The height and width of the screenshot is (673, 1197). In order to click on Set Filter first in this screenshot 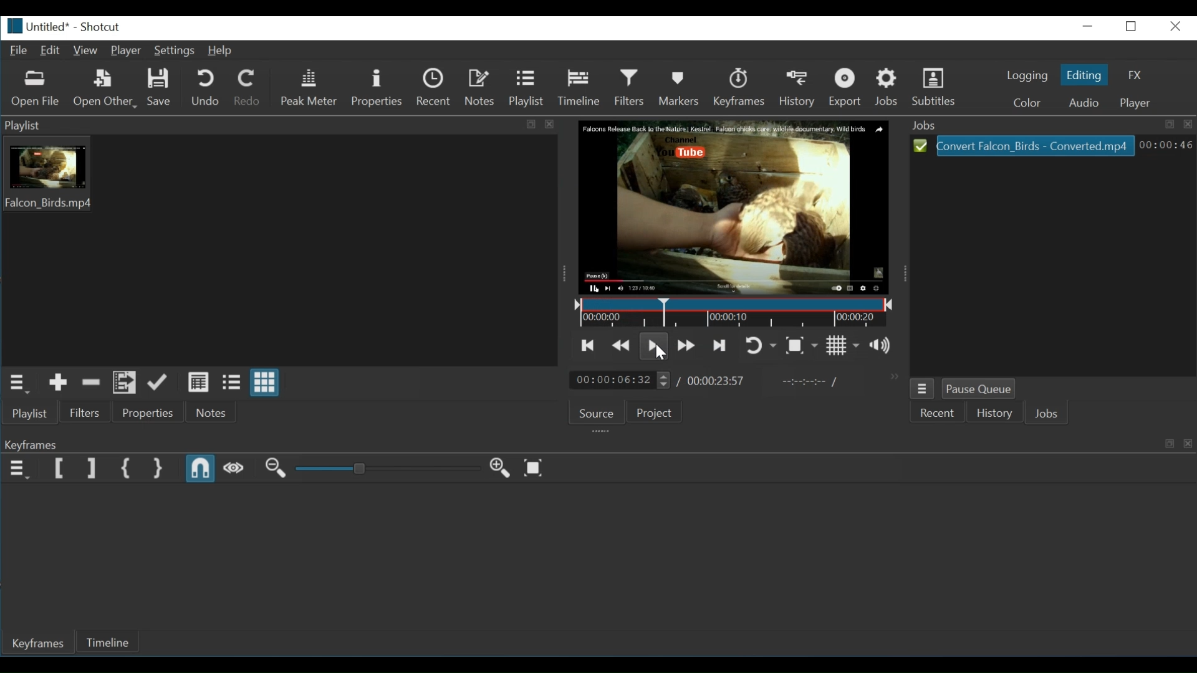, I will do `click(57, 469)`.